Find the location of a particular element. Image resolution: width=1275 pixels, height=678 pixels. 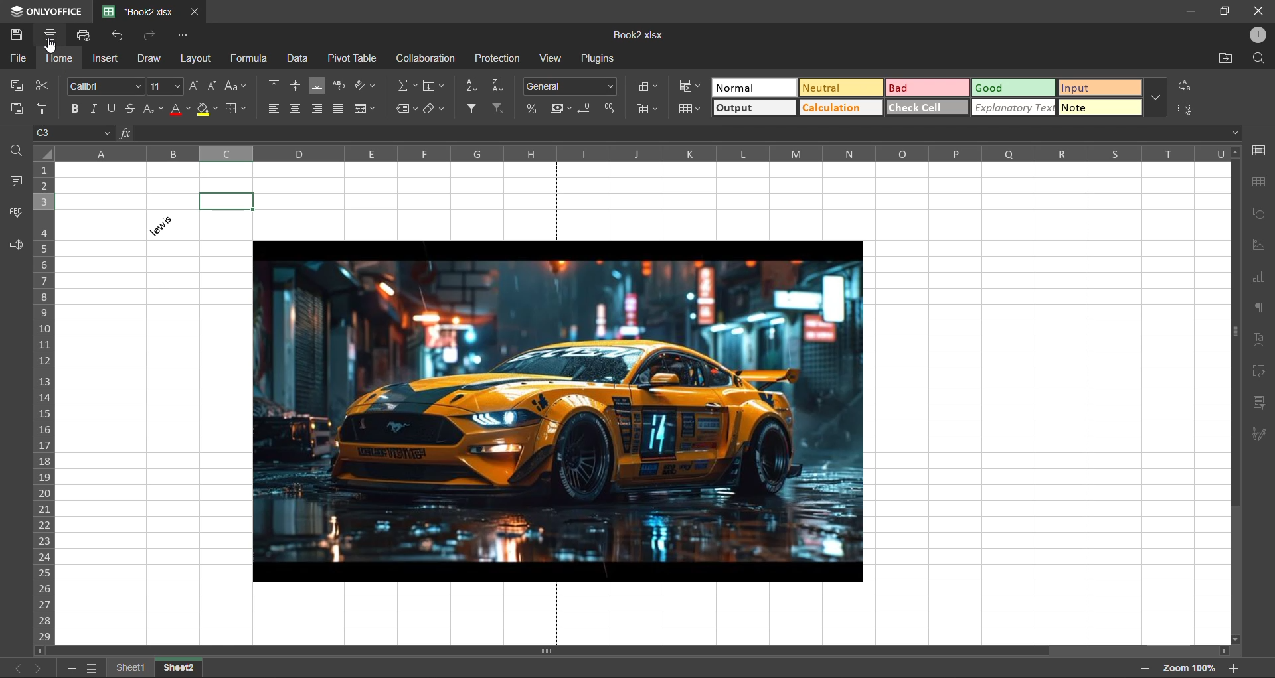

percent is located at coordinates (536, 109).